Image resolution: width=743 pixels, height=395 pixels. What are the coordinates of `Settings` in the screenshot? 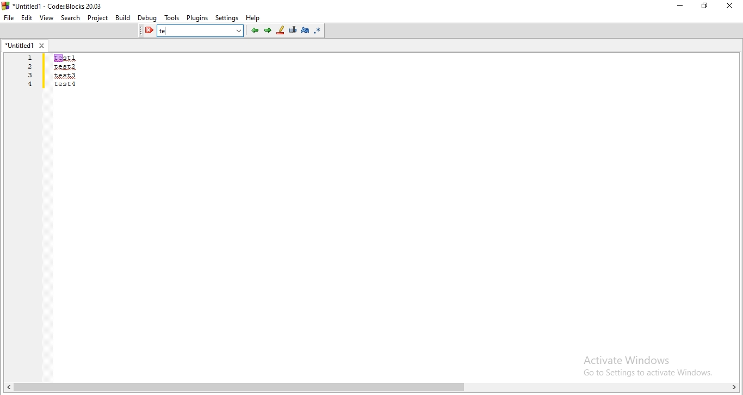 It's located at (227, 18).